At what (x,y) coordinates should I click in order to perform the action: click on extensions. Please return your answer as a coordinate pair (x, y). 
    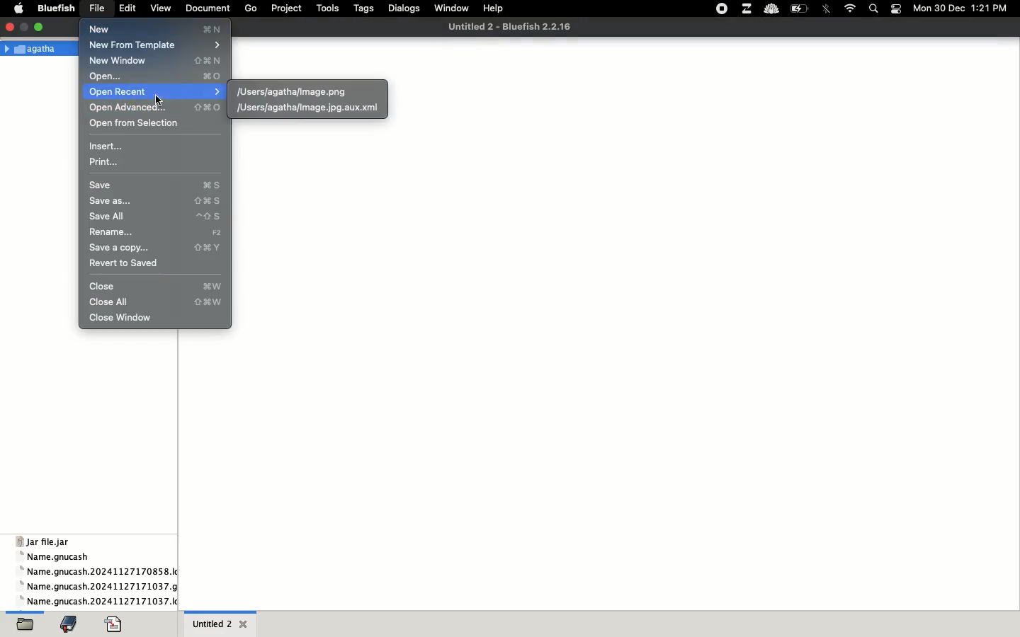
    Looking at the image, I should click on (748, 8).